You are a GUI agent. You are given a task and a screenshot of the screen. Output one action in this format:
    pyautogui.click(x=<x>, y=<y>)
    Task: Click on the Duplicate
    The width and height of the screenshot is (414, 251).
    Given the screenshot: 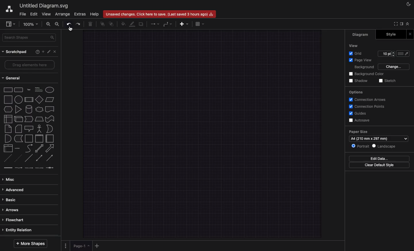 What is the action you would take?
    pyautogui.click(x=141, y=24)
    